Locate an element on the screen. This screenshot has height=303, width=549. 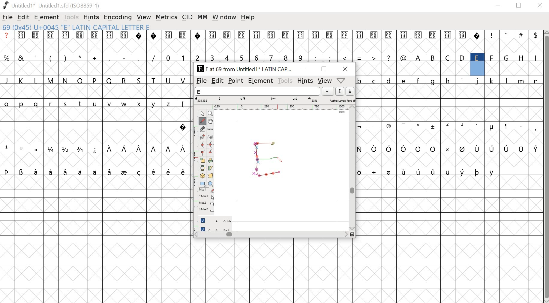
back layer is located at coordinates (216, 229).